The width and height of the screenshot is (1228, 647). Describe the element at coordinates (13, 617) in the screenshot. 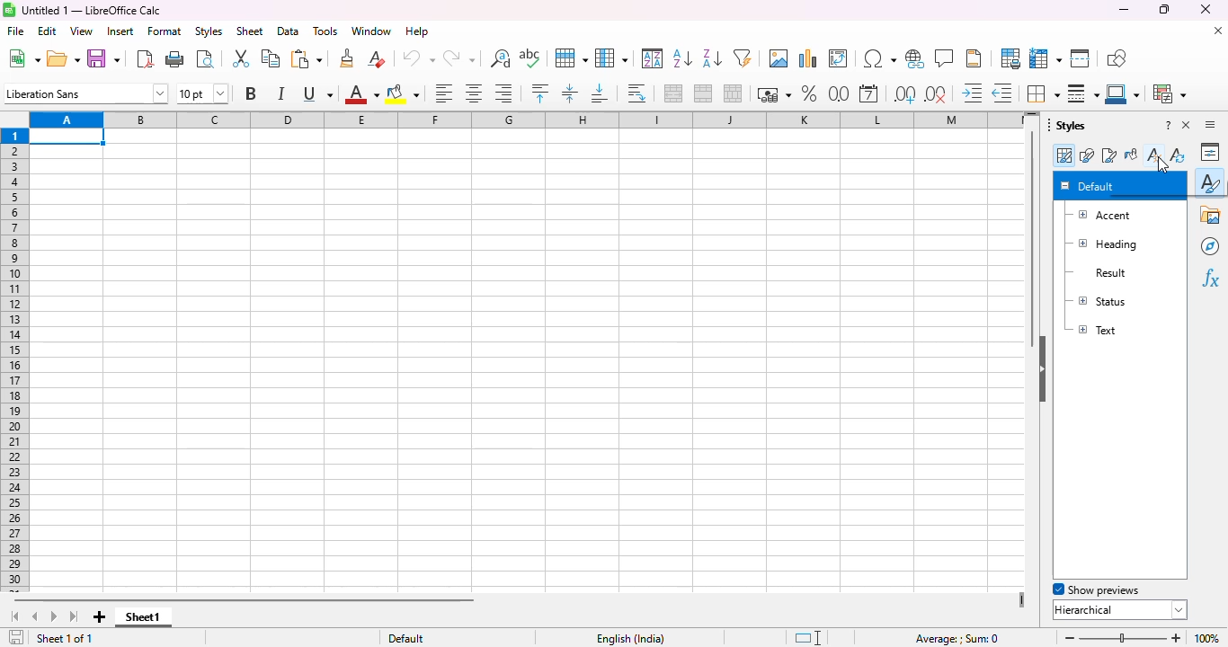

I see `scroll to first sheet` at that location.